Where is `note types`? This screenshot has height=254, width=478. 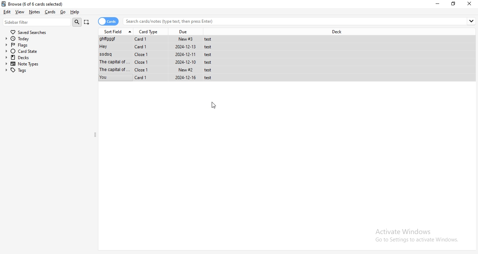
note types is located at coordinates (48, 64).